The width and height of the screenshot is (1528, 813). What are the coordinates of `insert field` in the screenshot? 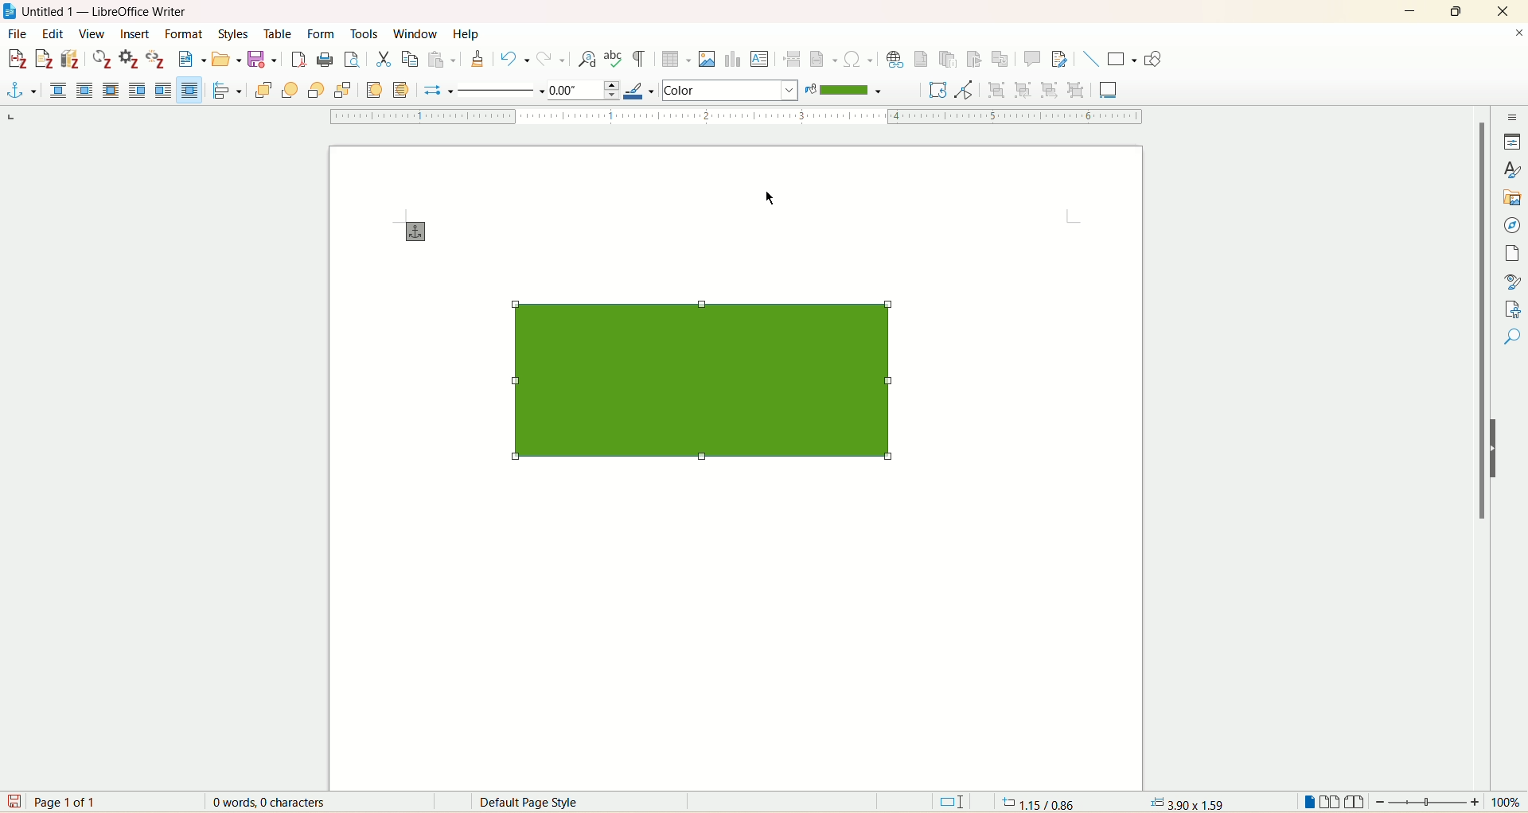 It's located at (824, 56).